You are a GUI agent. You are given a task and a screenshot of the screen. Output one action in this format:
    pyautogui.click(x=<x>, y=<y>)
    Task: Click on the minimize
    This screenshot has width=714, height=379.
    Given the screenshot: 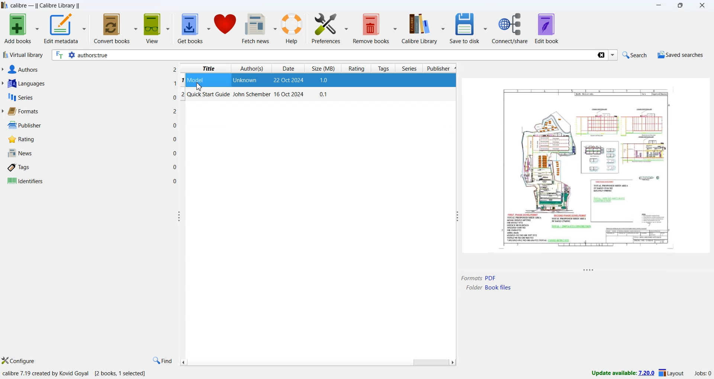 What is the action you would take?
    pyautogui.click(x=661, y=6)
    